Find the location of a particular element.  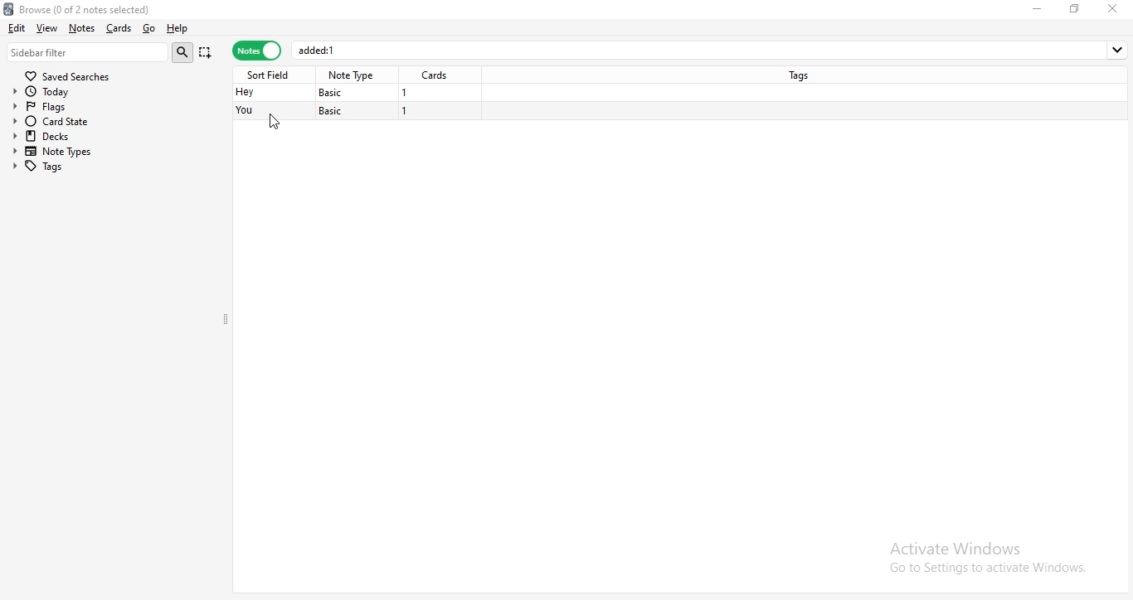

sidebar filter is located at coordinates (88, 51).